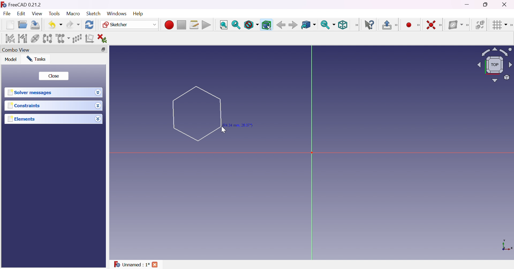 This screenshot has width=514, height=269. I want to click on Go to linked object, so click(308, 25).